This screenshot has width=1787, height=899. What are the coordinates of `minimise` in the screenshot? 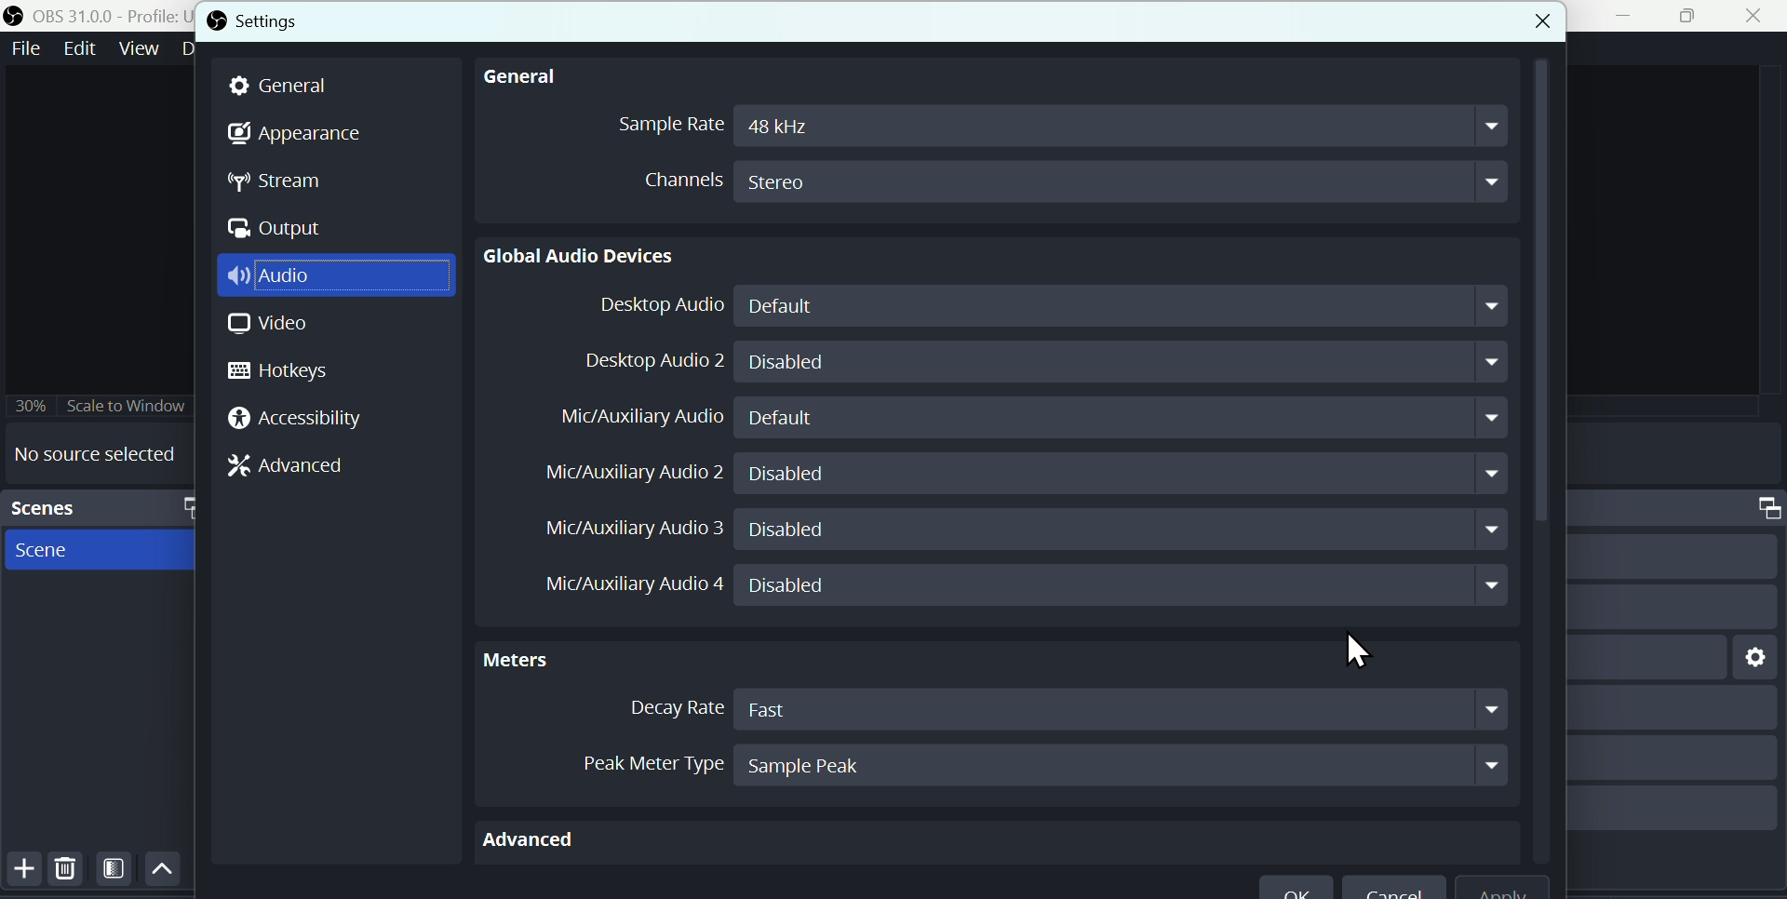 It's located at (1628, 16).